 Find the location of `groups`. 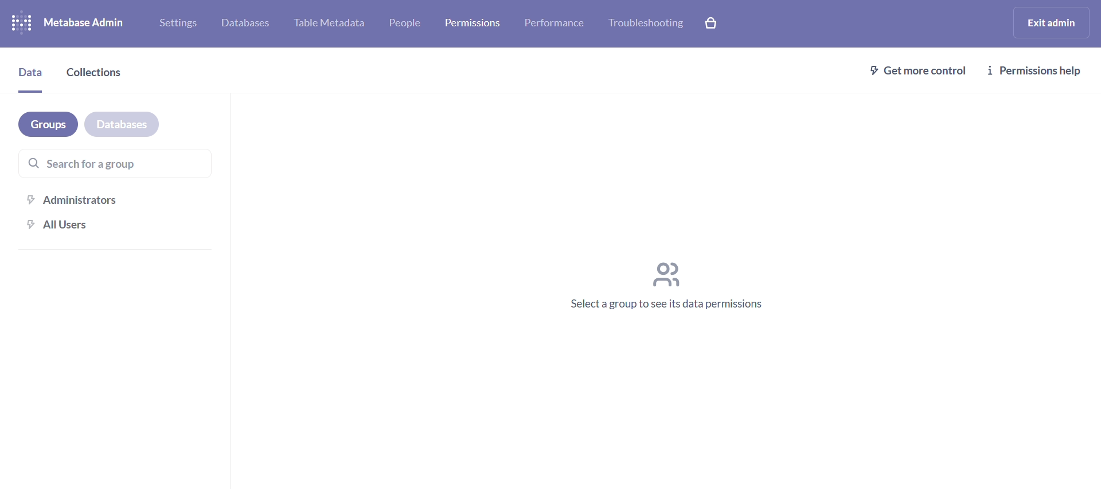

groups is located at coordinates (48, 124).